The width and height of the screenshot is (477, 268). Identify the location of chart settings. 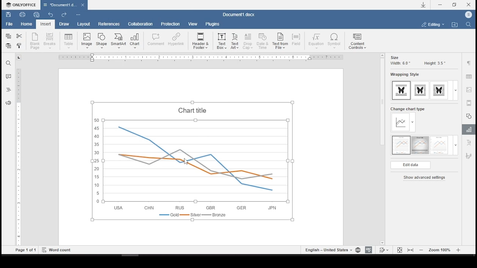
(470, 130).